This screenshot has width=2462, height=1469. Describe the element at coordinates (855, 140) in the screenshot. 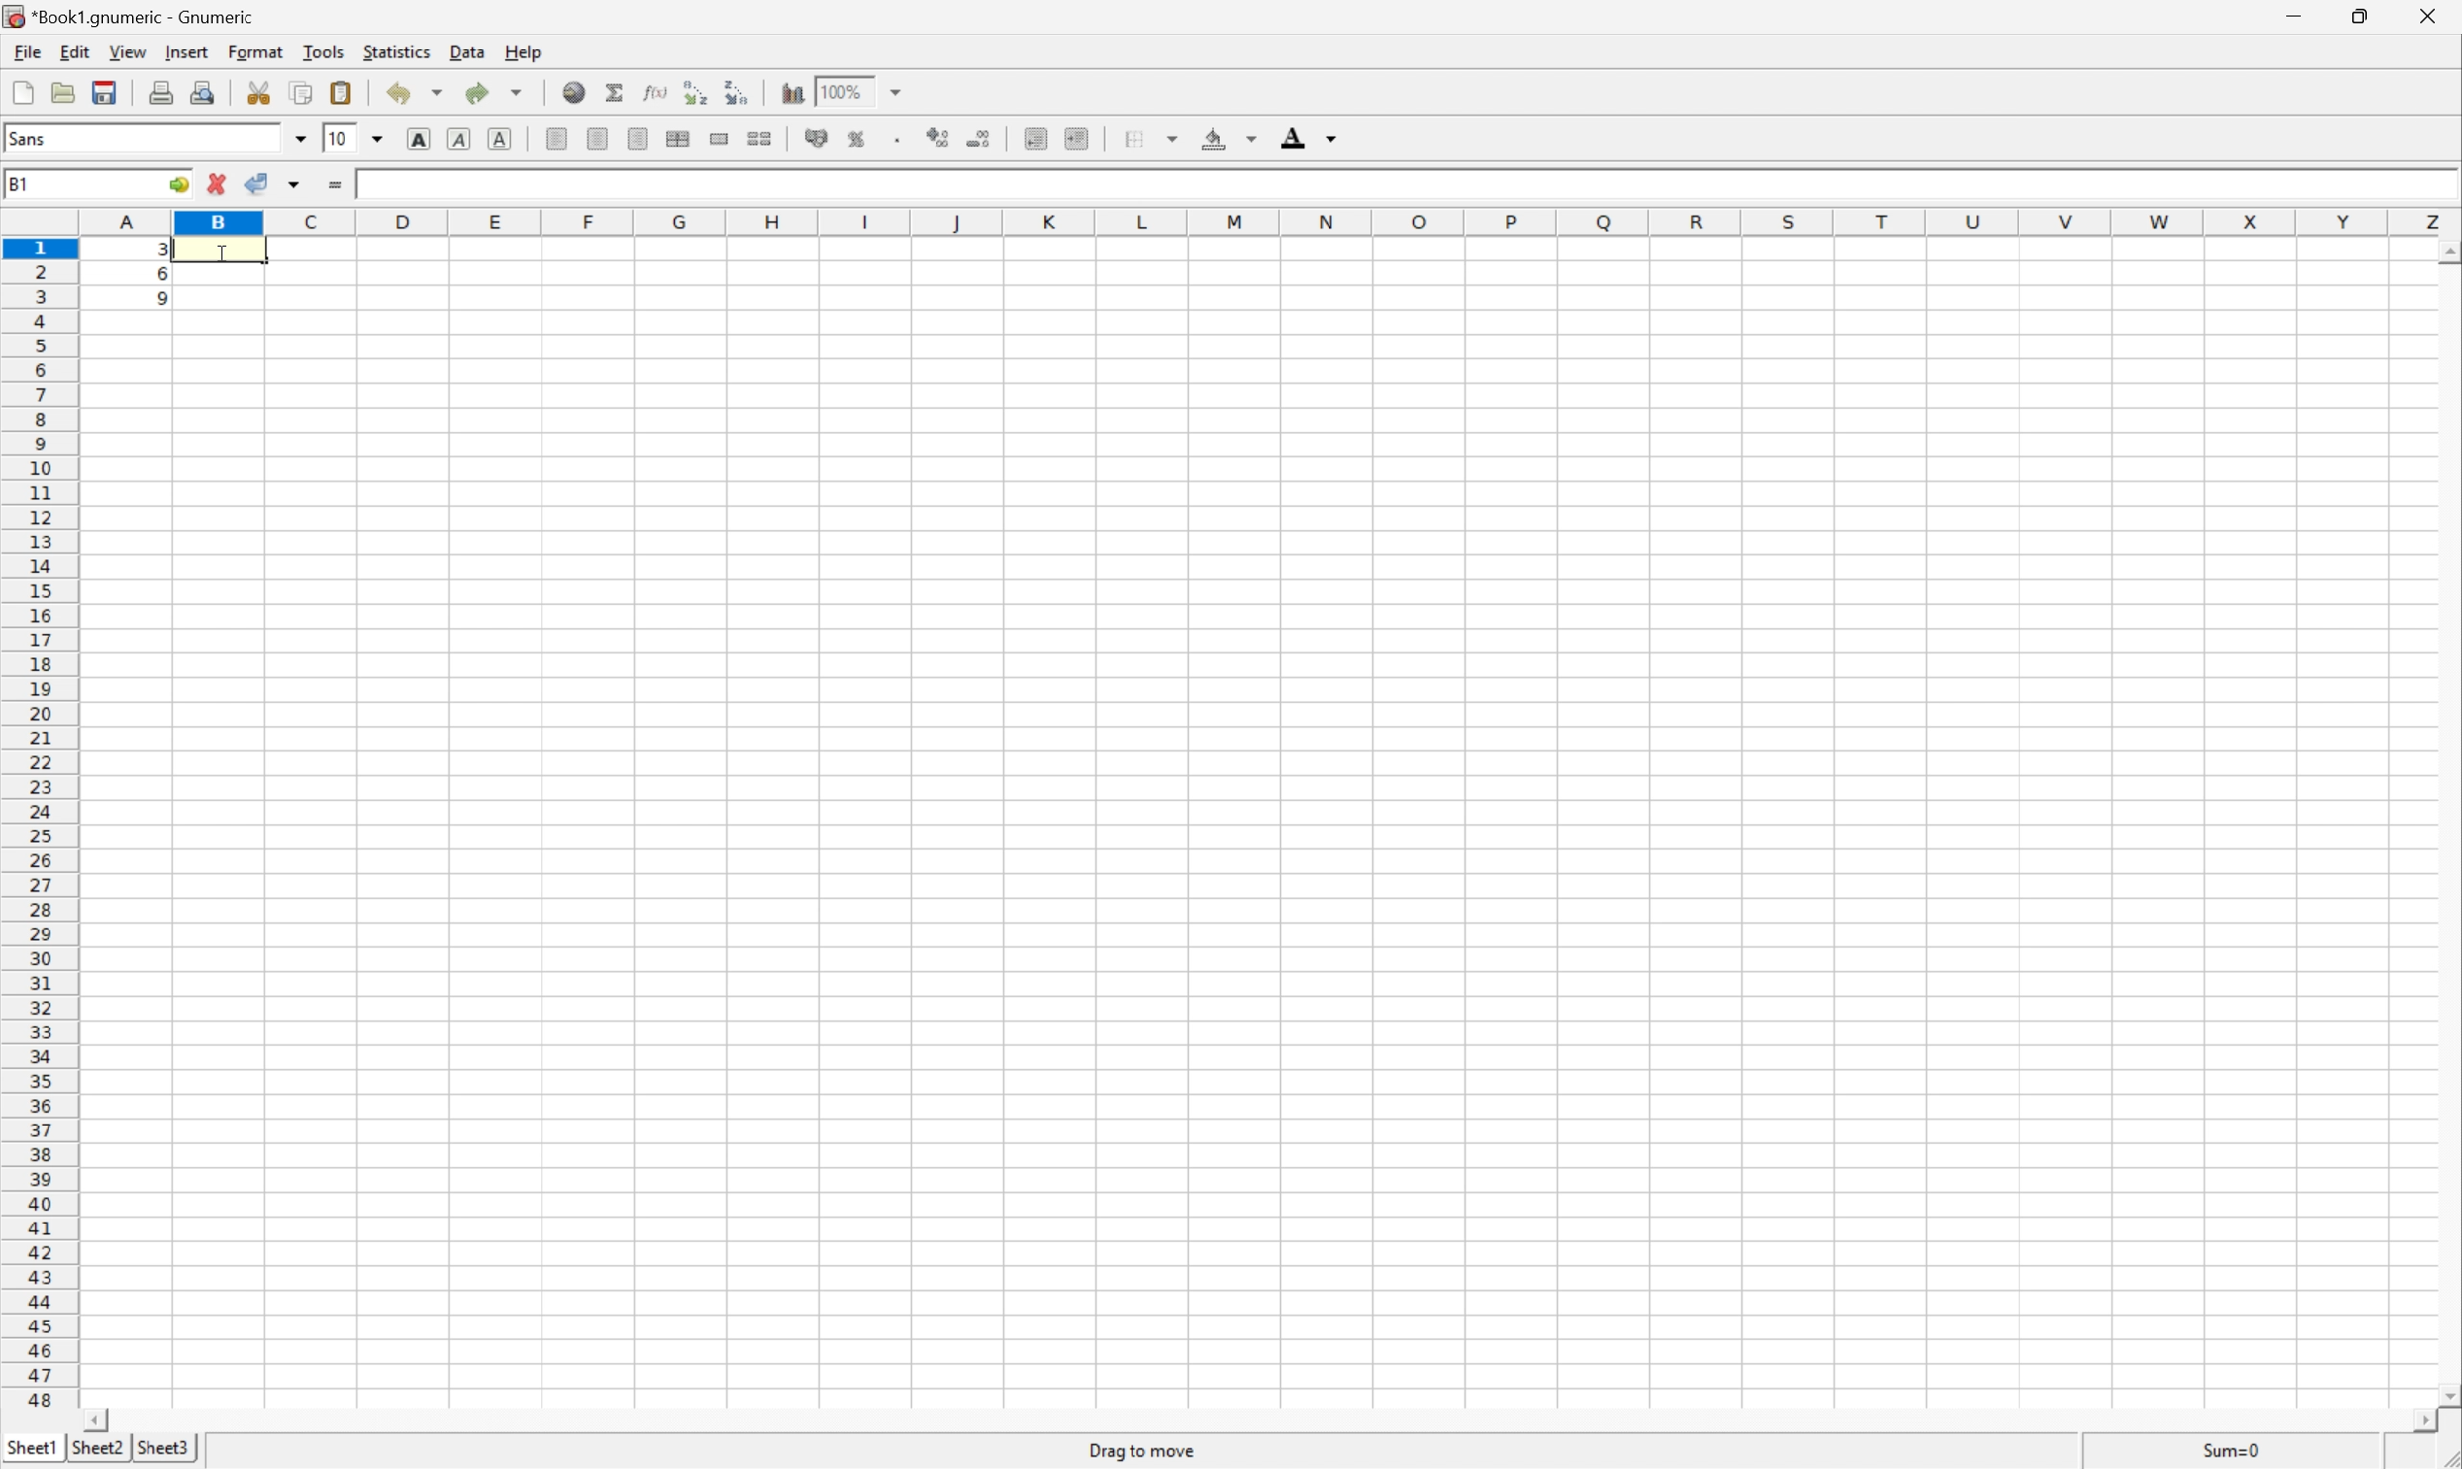

I see `Format the selection as percentage` at that location.